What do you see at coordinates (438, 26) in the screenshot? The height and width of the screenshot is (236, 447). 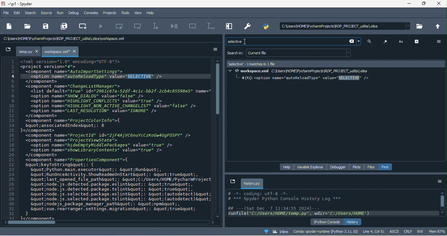 I see `change to current directory` at bounding box center [438, 26].